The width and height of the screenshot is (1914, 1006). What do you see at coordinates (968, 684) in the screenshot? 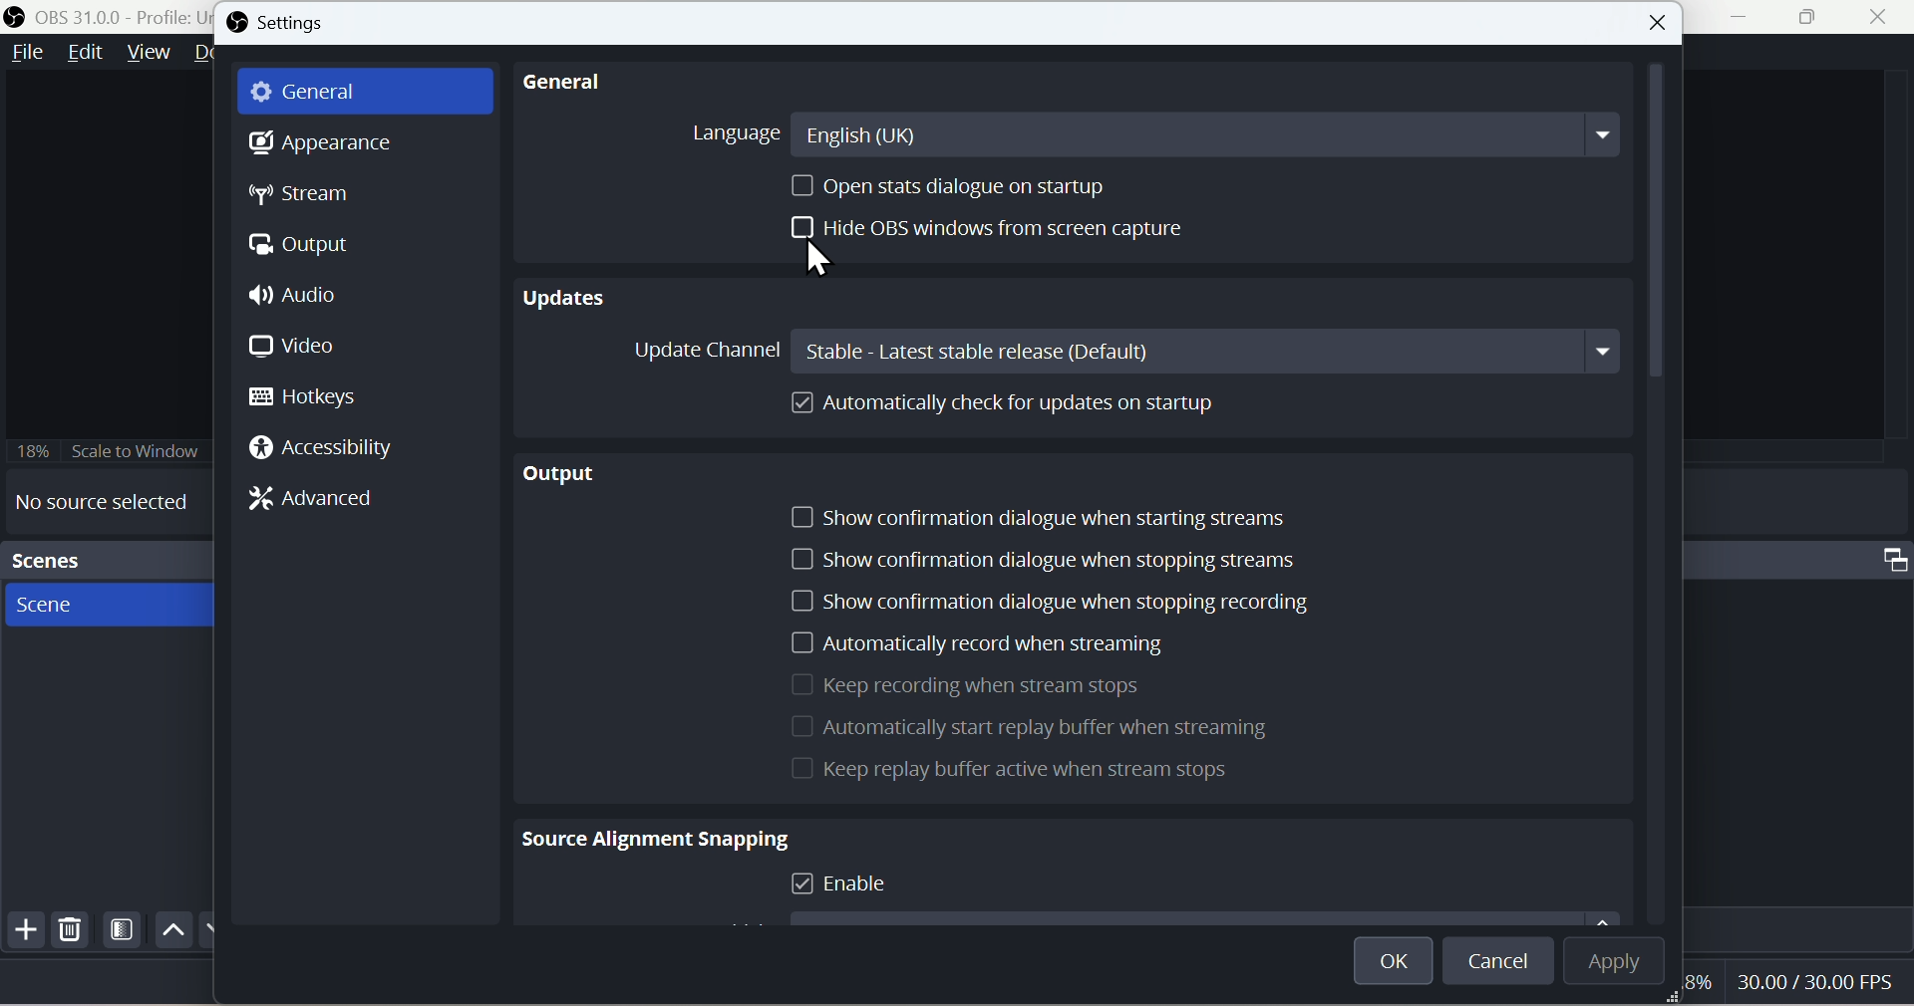
I see `Keep recording when it streams stops` at bounding box center [968, 684].